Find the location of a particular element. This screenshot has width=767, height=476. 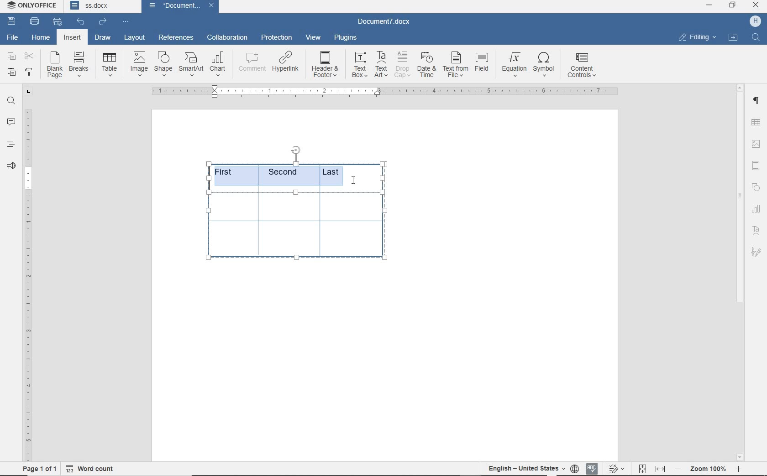

shape is located at coordinates (163, 64).